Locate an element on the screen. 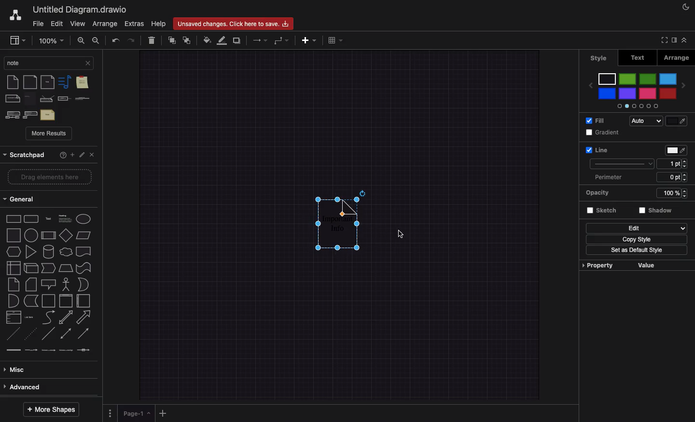 The image size is (695, 422). red is located at coordinates (668, 93).